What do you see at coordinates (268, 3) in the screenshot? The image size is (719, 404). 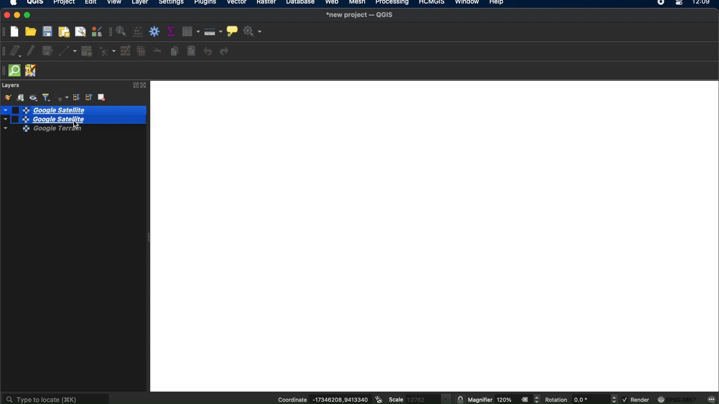 I see `raster` at bounding box center [268, 3].